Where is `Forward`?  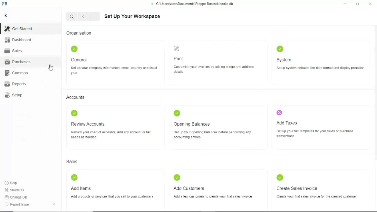
Forward is located at coordinates (95, 16).